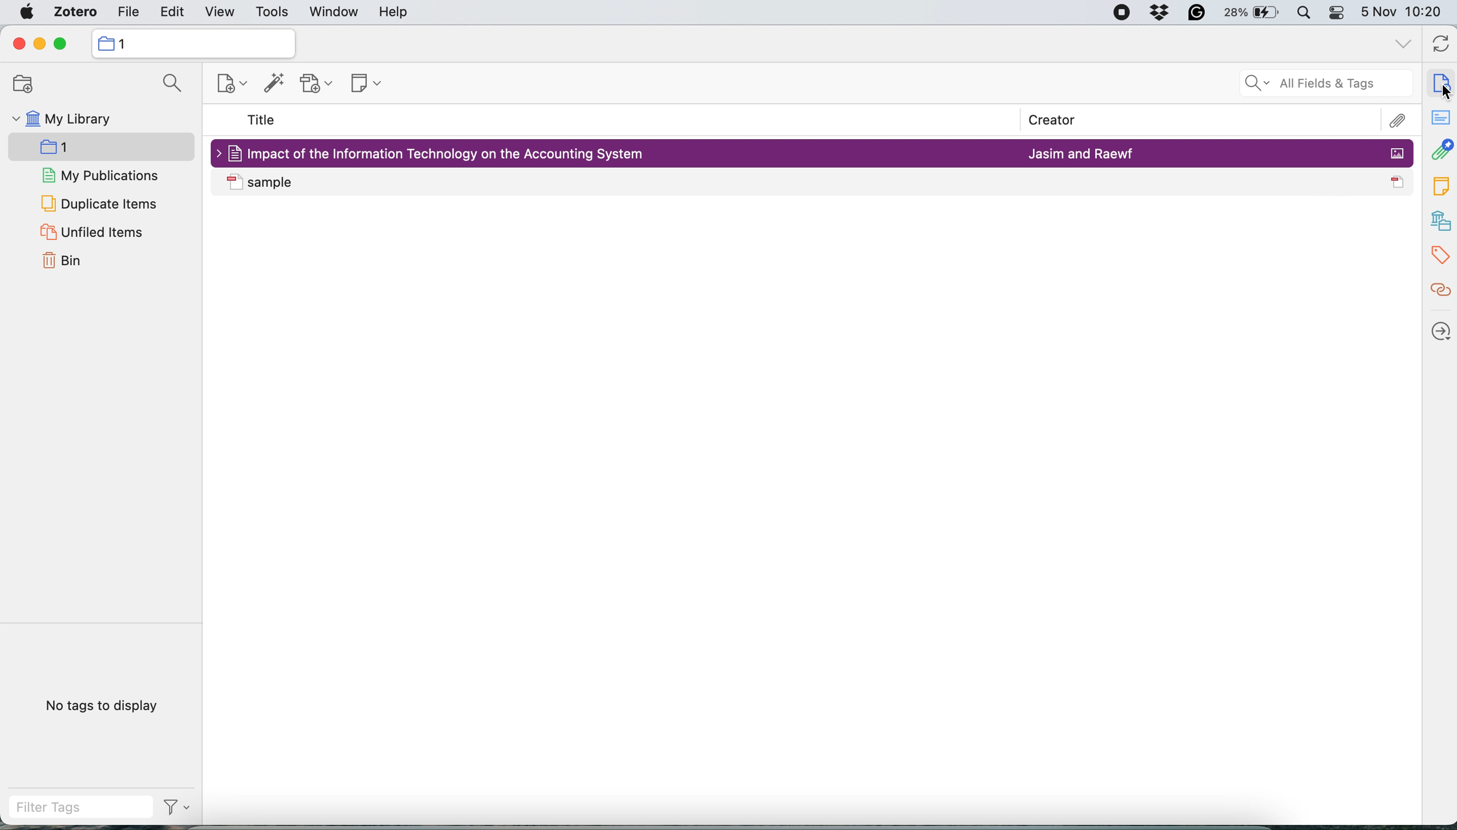 Image resolution: width=1457 pixels, height=830 pixels. Describe the element at coordinates (1197, 13) in the screenshot. I see `grammarly` at that location.